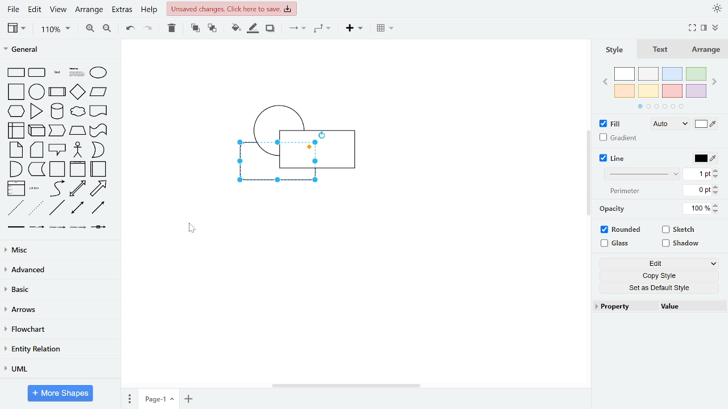 The height and width of the screenshot is (409, 728). I want to click on format, so click(705, 27).